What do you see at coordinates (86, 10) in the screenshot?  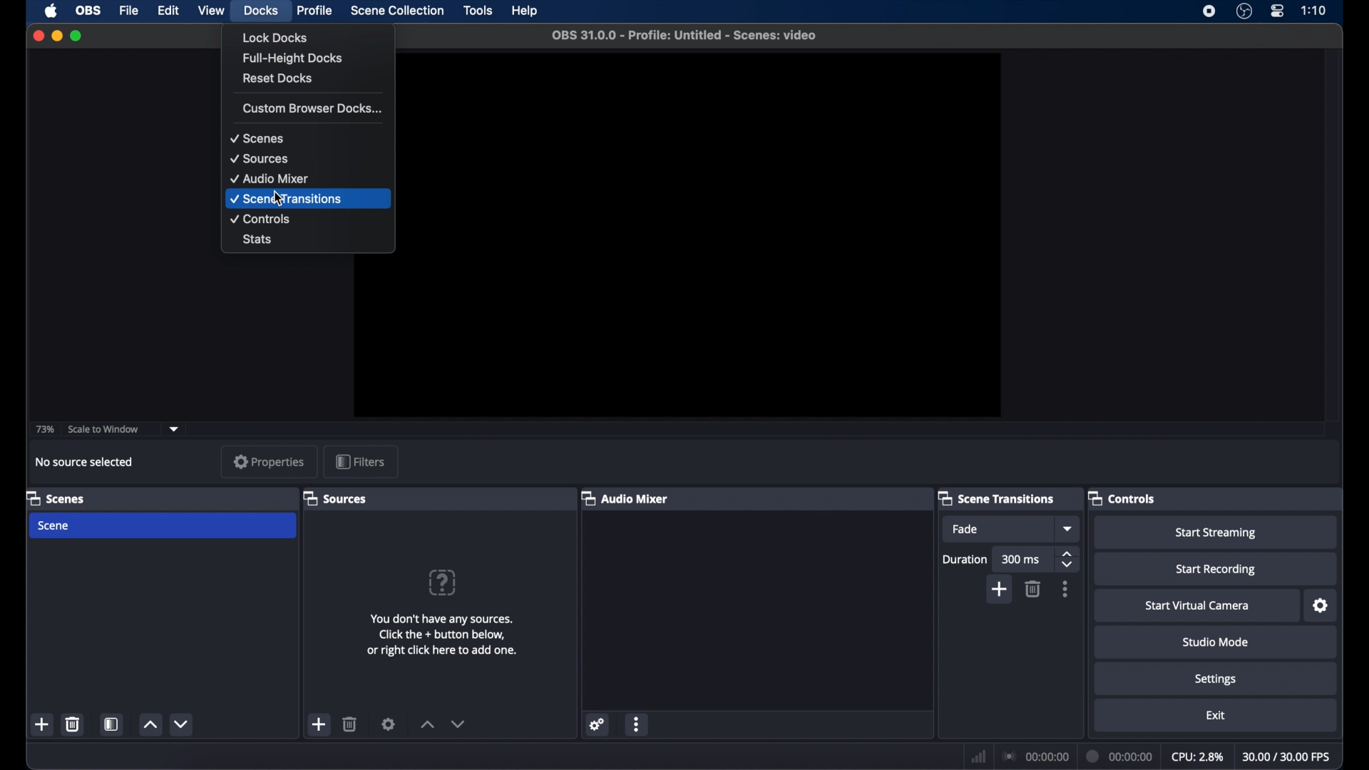 I see `obs` at bounding box center [86, 10].